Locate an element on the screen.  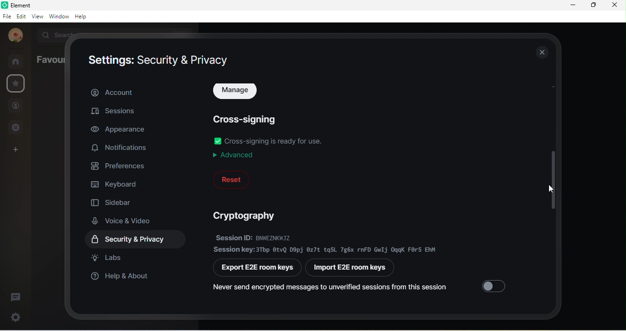
keyboard is located at coordinates (117, 183).